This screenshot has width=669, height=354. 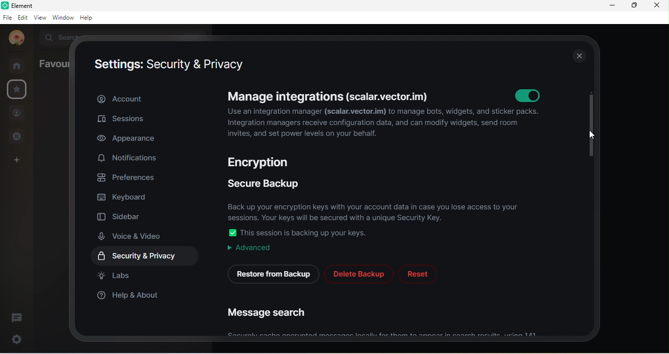 I want to click on help, so click(x=89, y=18).